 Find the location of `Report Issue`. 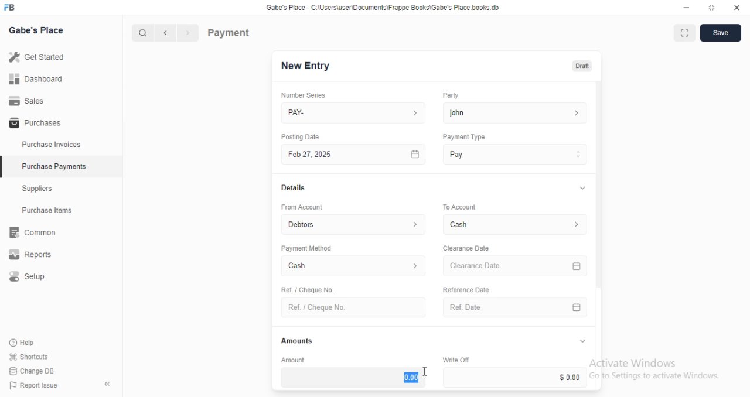

Report Issue is located at coordinates (30, 385).